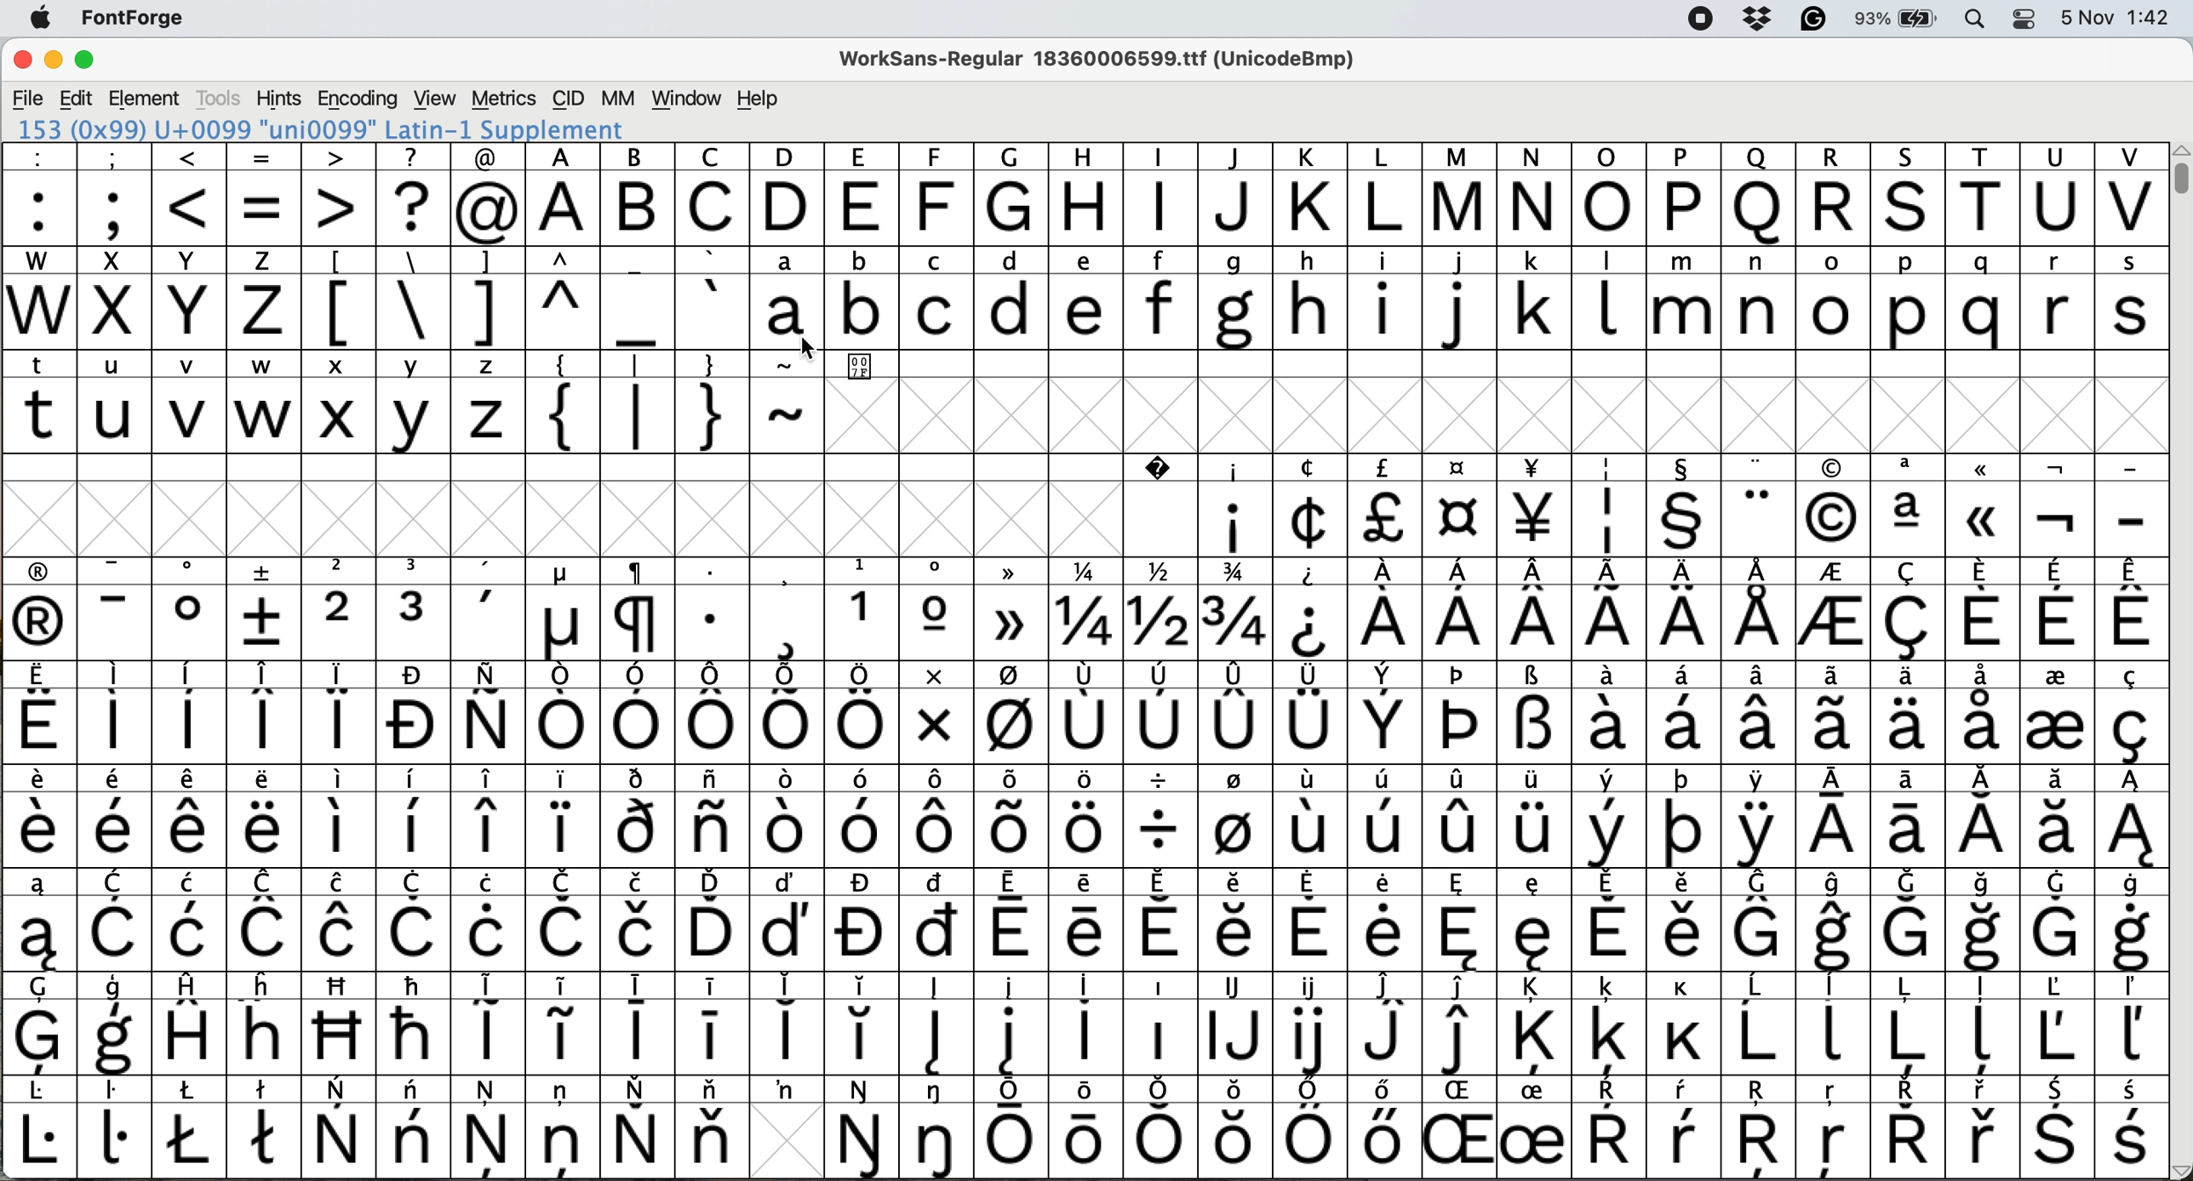 Image resolution: width=2193 pixels, height=1181 pixels. I want to click on symbol, so click(1984, 1128).